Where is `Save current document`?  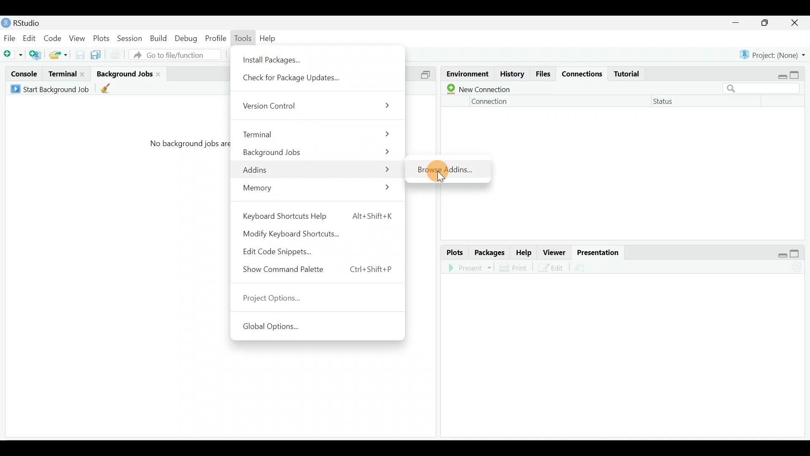 Save current document is located at coordinates (78, 56).